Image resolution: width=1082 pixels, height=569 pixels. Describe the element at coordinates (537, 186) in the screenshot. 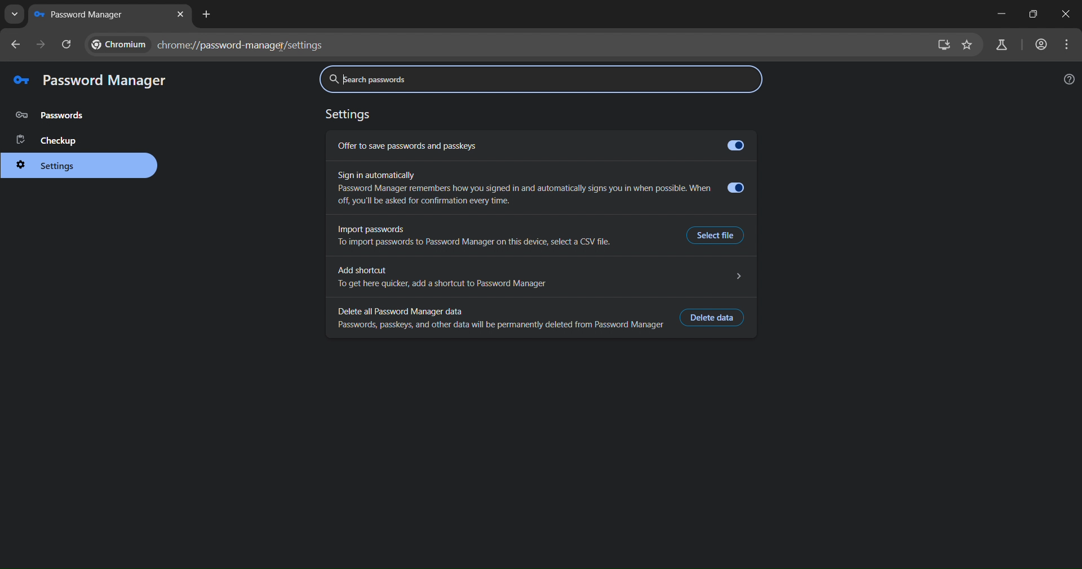

I see `Sign in automaticallyPassword Manager remembers how you signed in and automatically signs you in when possible. Whereoff, you'll be asked for confirmation every time.` at that location.